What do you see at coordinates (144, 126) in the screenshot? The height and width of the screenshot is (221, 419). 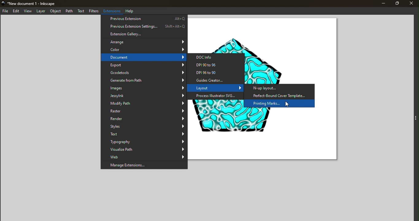 I see `Styles` at bounding box center [144, 126].